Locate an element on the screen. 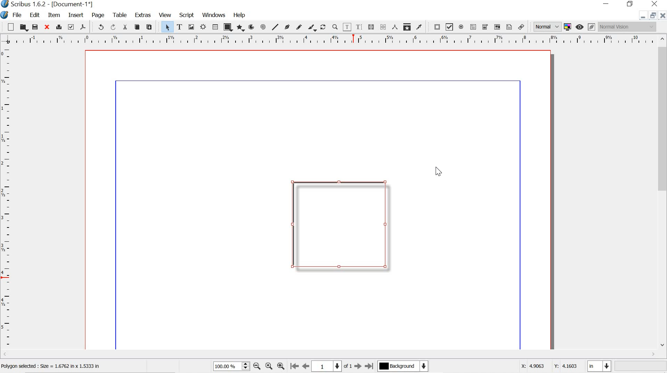 This screenshot has height=373, width=667. HELP is located at coordinates (240, 14).